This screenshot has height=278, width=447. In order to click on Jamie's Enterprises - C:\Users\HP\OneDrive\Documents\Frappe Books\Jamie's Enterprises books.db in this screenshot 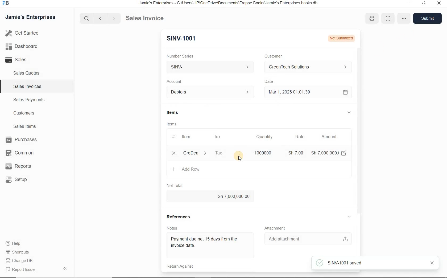, I will do `click(230, 3)`.